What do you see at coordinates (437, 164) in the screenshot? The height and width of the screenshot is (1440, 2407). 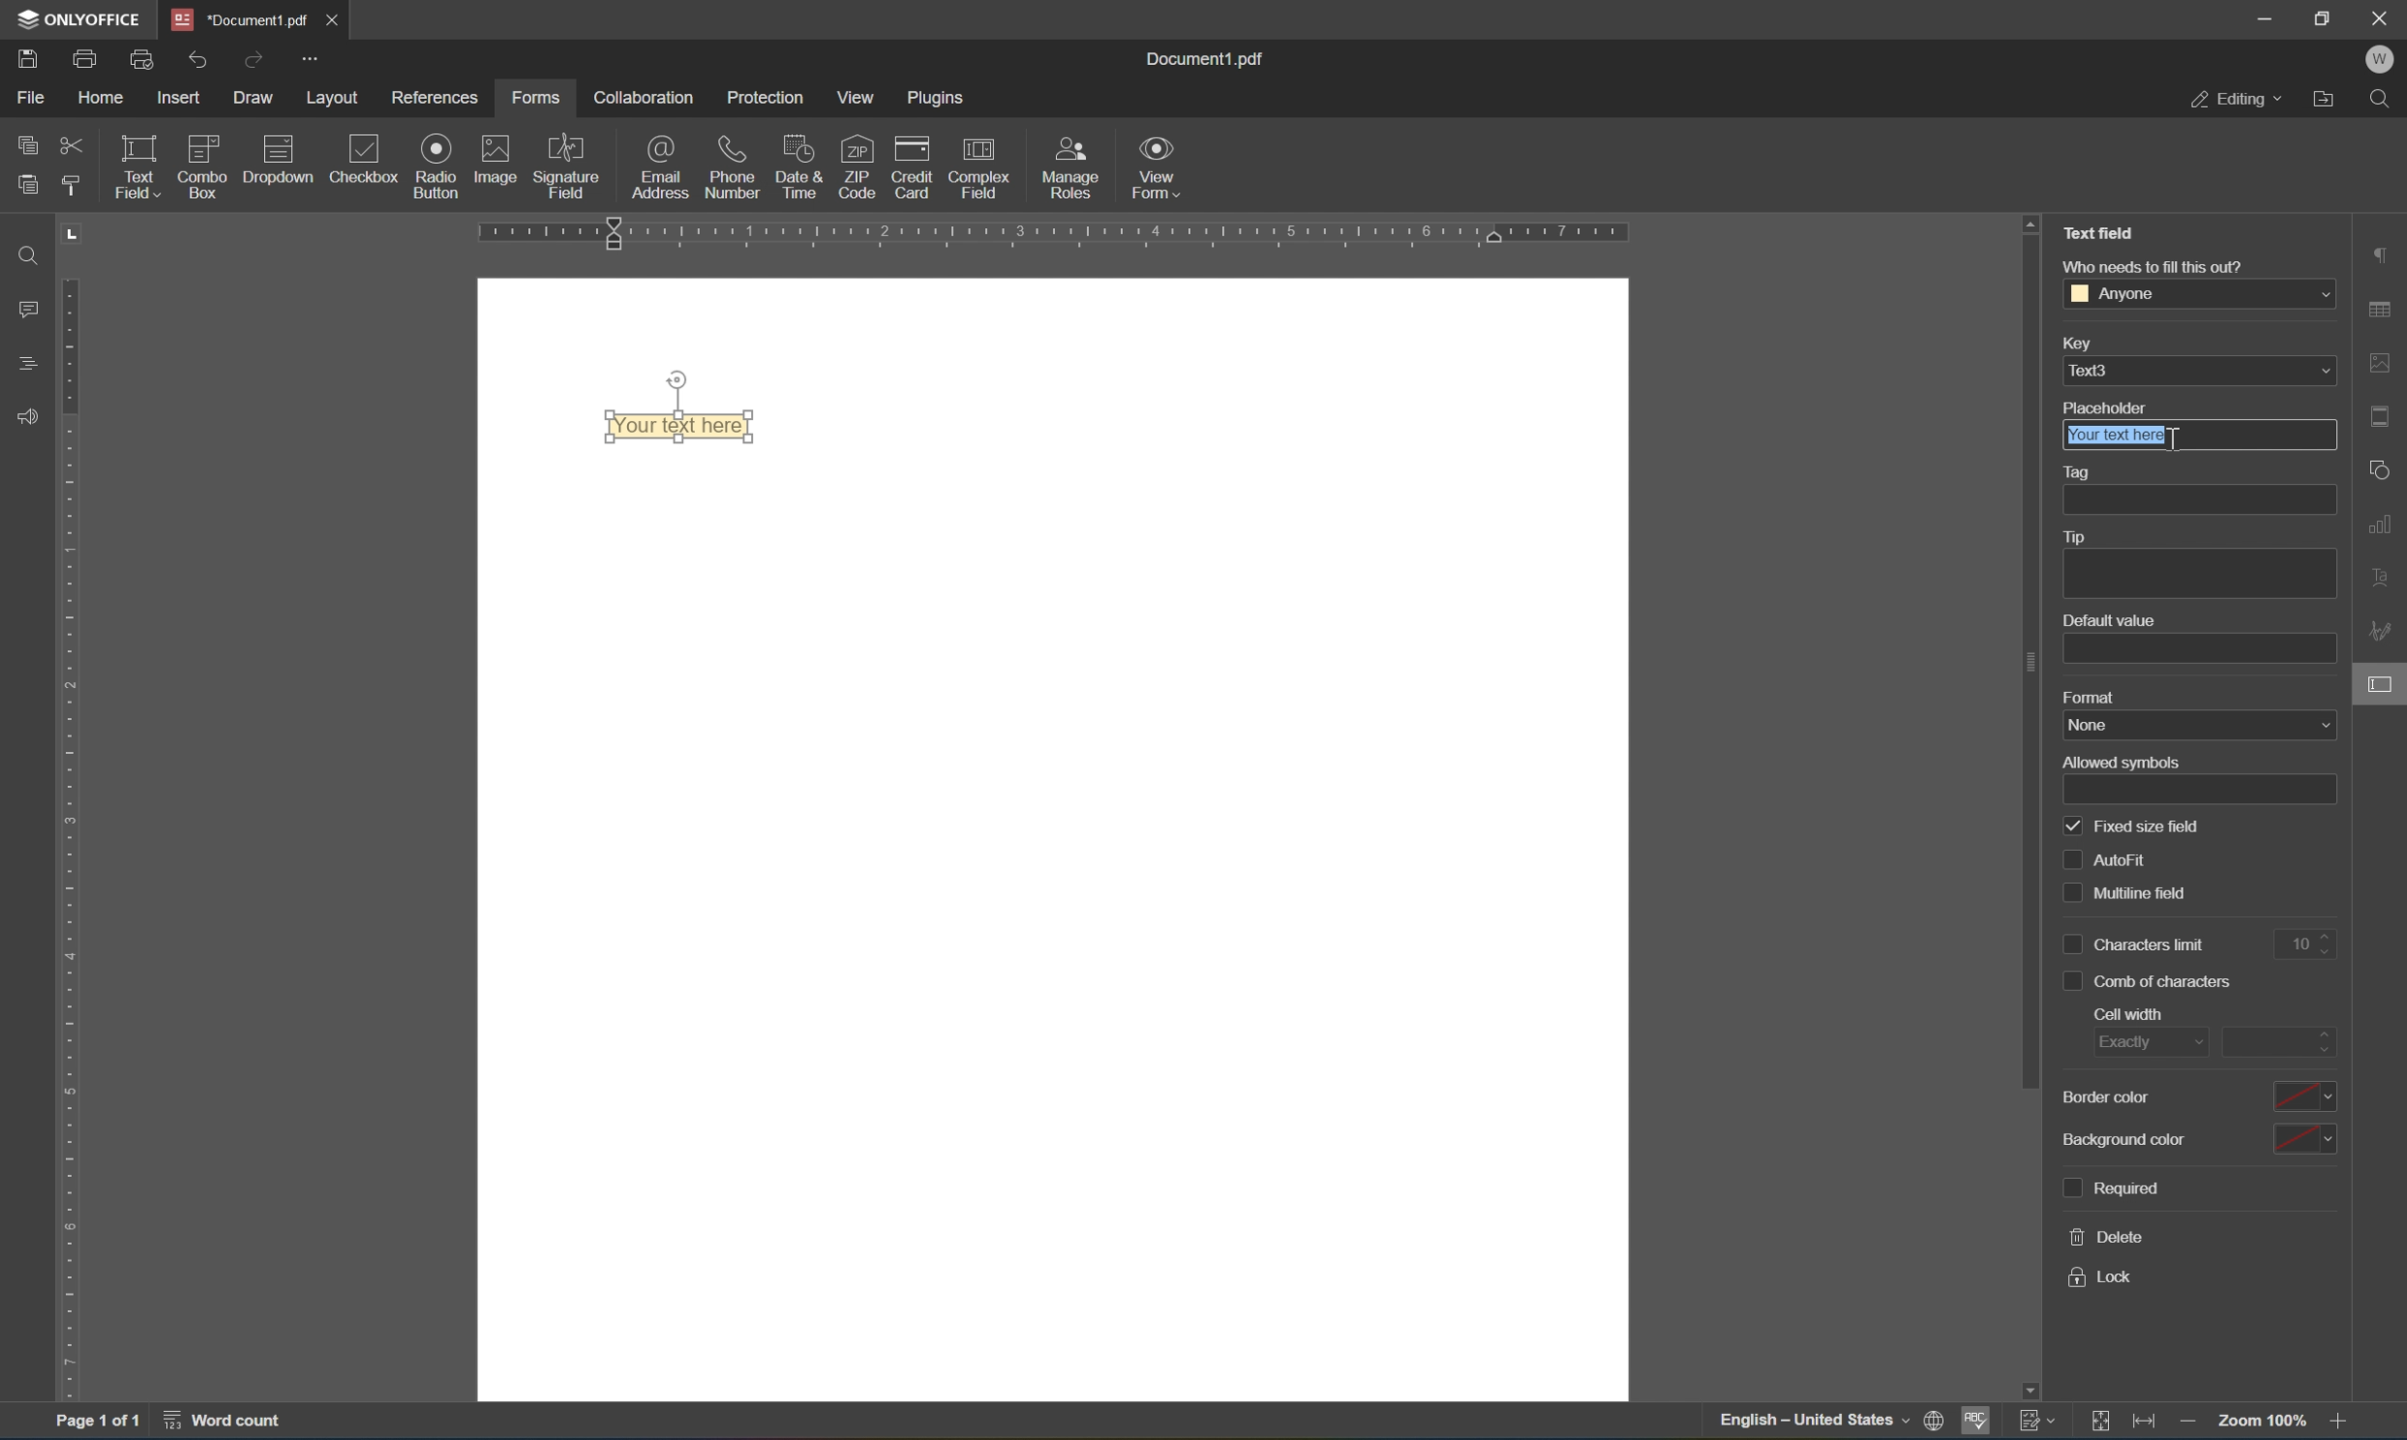 I see `radio button` at bounding box center [437, 164].